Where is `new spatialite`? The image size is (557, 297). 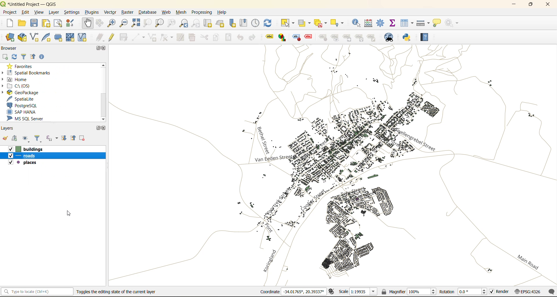
new spatialite is located at coordinates (47, 38).